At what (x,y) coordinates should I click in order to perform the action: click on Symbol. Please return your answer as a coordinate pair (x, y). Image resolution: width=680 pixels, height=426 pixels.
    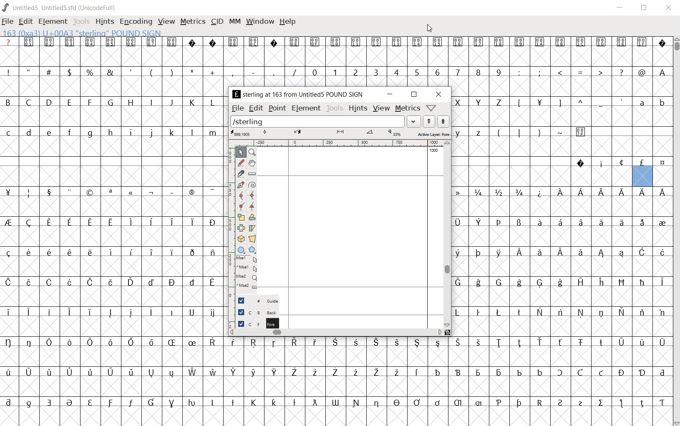
    Looking at the image, I should click on (418, 373).